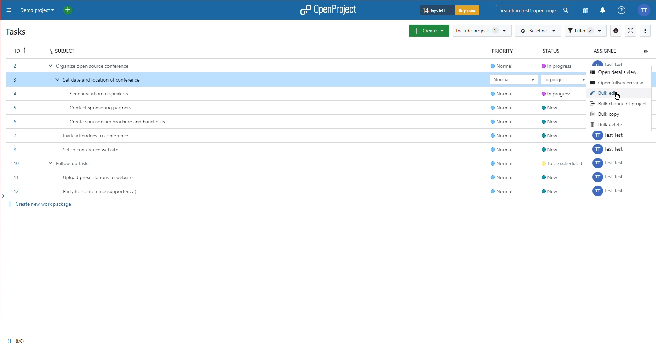  What do you see at coordinates (480, 31) in the screenshot?
I see `Include projects` at bounding box center [480, 31].